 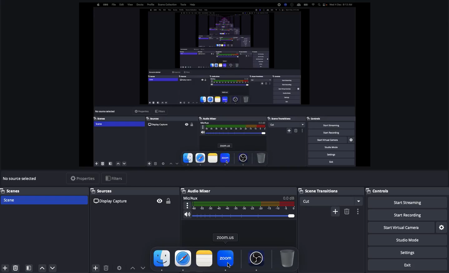 I want to click on Sources, so click(x=105, y=191).